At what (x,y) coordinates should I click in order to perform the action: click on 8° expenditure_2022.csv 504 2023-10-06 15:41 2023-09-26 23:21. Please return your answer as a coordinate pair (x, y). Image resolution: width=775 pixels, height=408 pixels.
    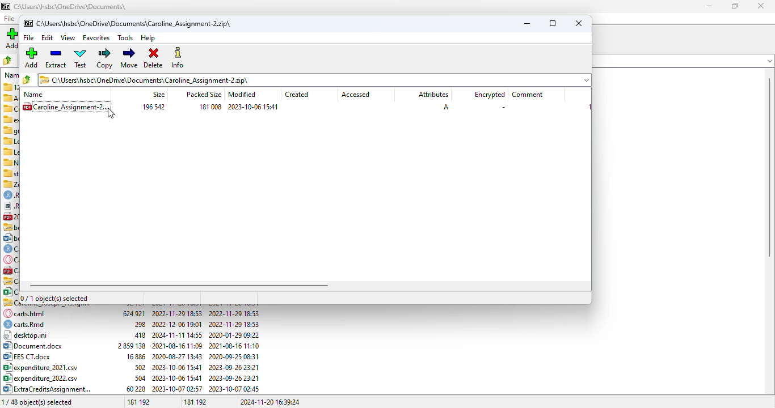
    Looking at the image, I should click on (131, 378).